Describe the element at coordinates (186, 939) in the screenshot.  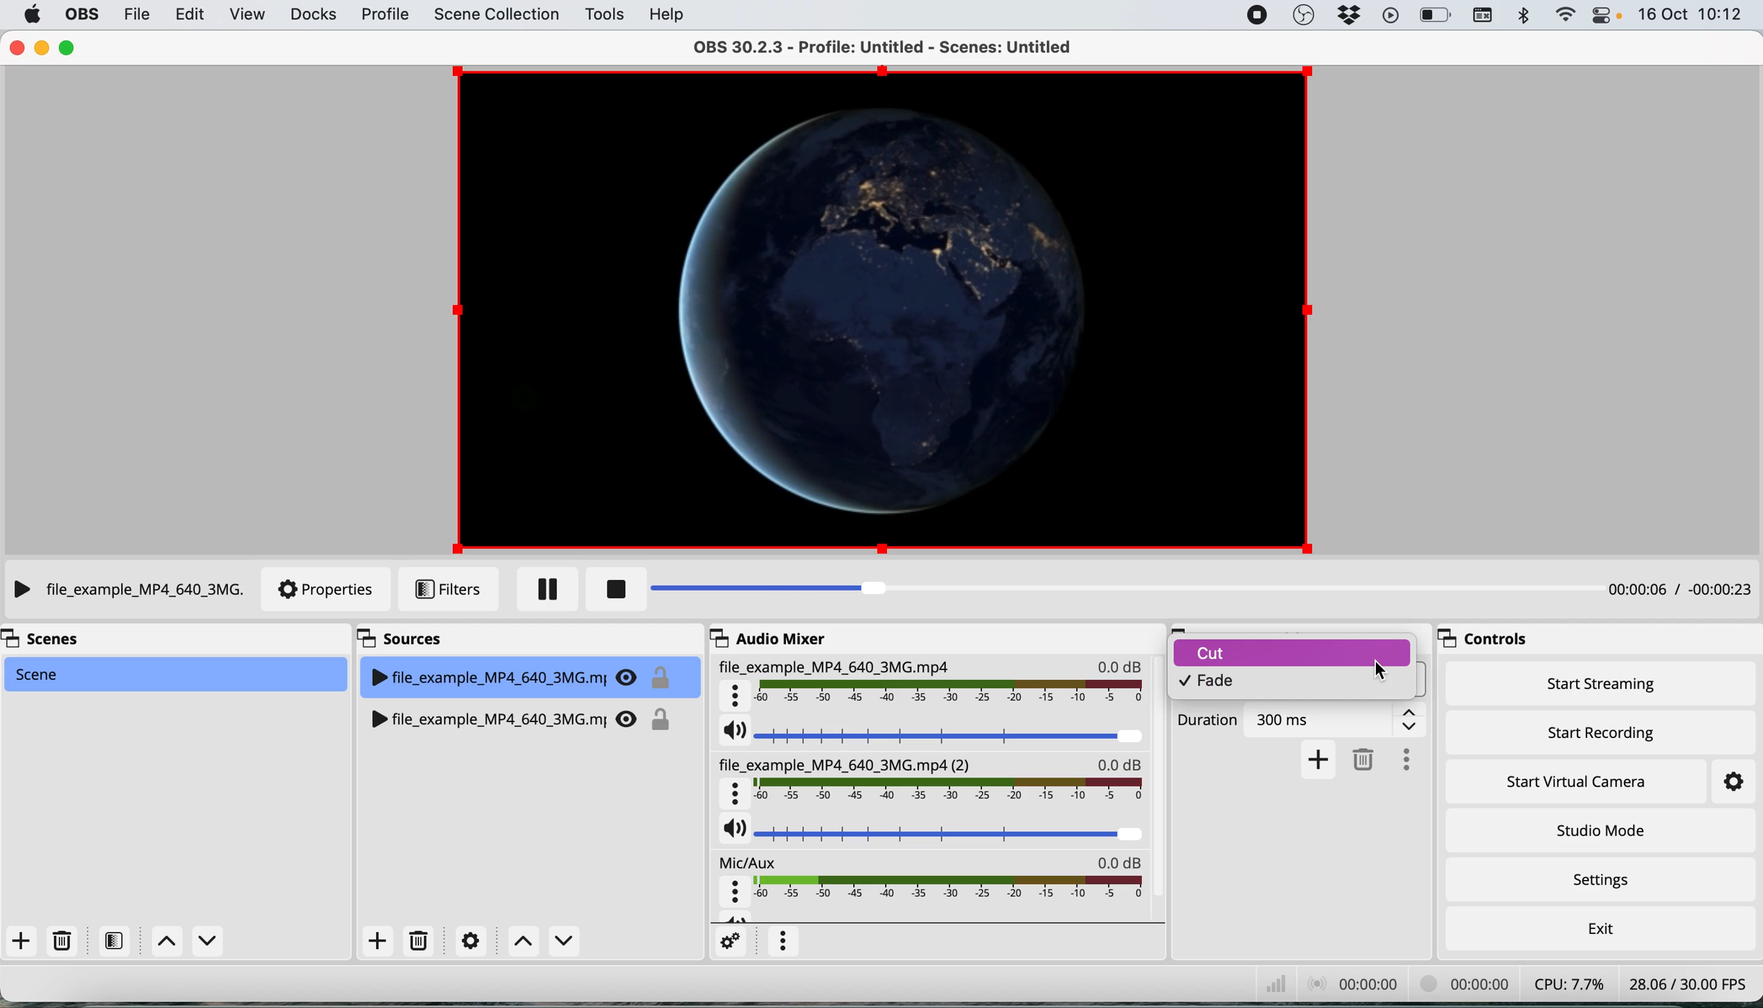
I see `switch between scenes` at that location.